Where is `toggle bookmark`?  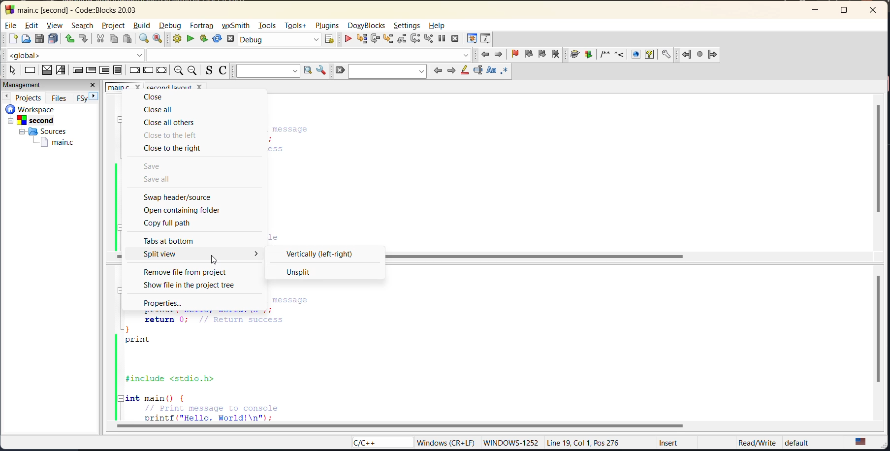
toggle bookmark is located at coordinates (515, 54).